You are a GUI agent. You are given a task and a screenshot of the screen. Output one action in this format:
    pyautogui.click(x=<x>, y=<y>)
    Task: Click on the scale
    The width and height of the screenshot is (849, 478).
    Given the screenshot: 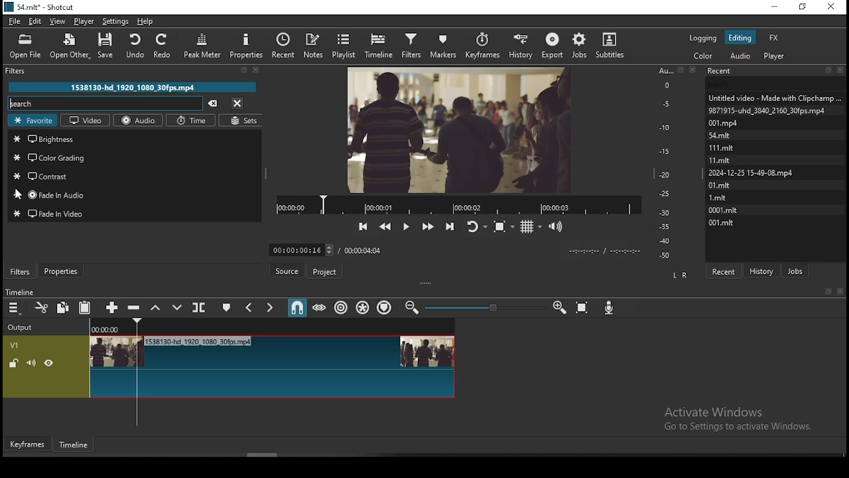 What is the action you would take?
    pyautogui.click(x=667, y=163)
    